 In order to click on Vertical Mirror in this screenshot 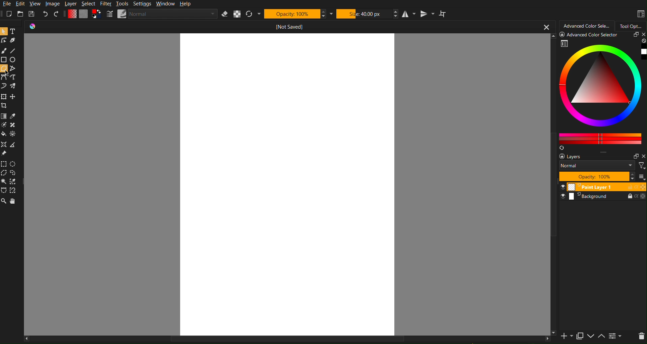, I will do `click(427, 14)`.